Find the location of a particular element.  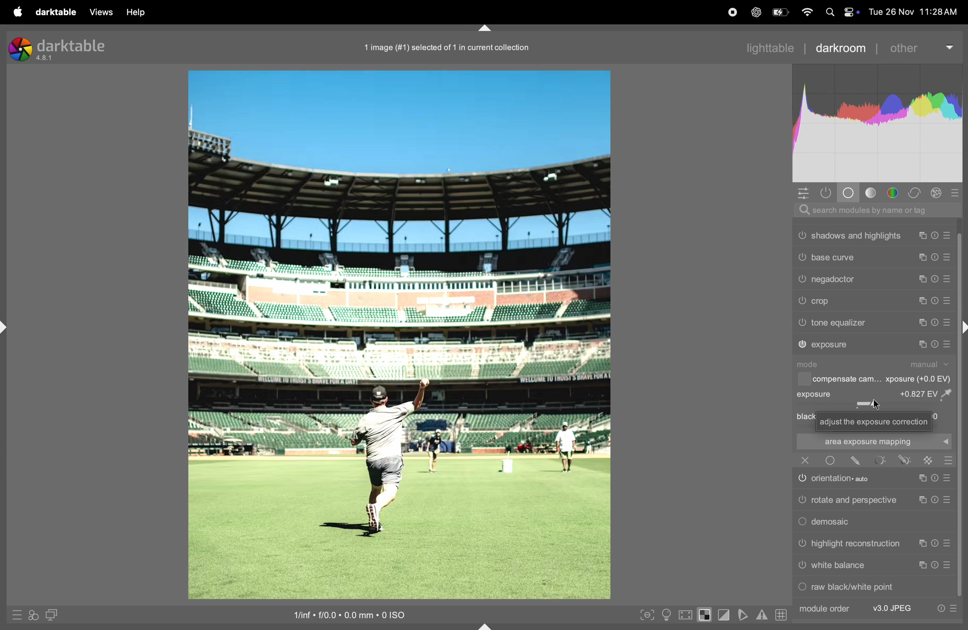

Switch on or off is located at coordinates (802, 544).